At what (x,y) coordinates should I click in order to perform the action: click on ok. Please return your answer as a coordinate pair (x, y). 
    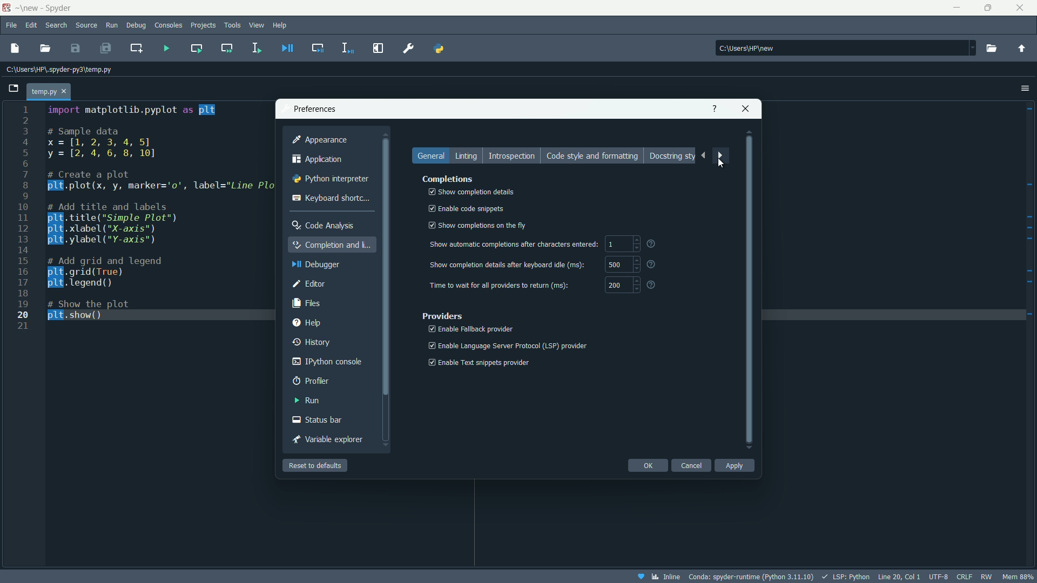
    Looking at the image, I should click on (648, 465).